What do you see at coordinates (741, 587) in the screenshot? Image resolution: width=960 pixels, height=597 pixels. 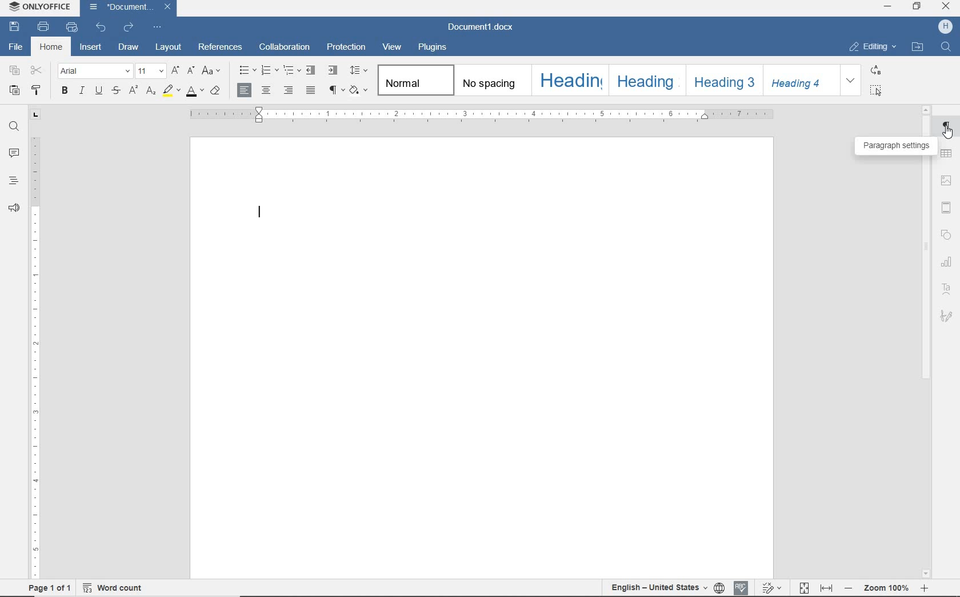 I see `spell checking` at bounding box center [741, 587].